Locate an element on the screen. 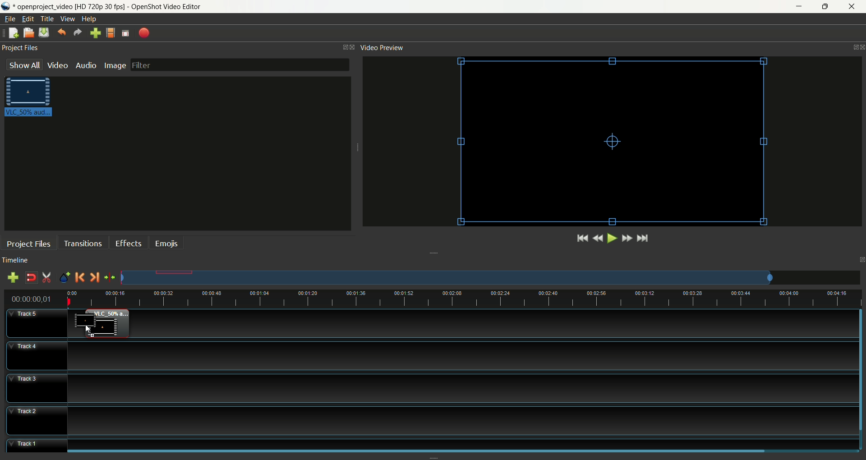  enable razor is located at coordinates (46, 277).